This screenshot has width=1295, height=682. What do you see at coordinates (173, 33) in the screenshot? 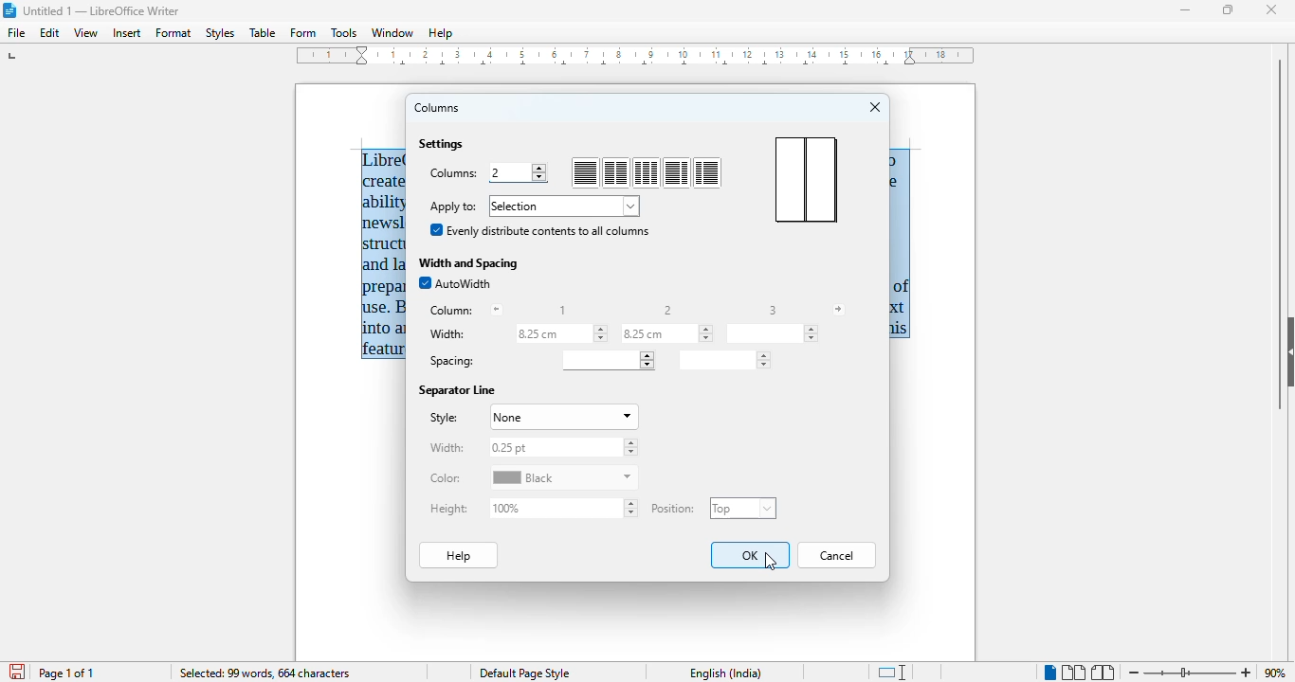
I see `format` at bounding box center [173, 33].